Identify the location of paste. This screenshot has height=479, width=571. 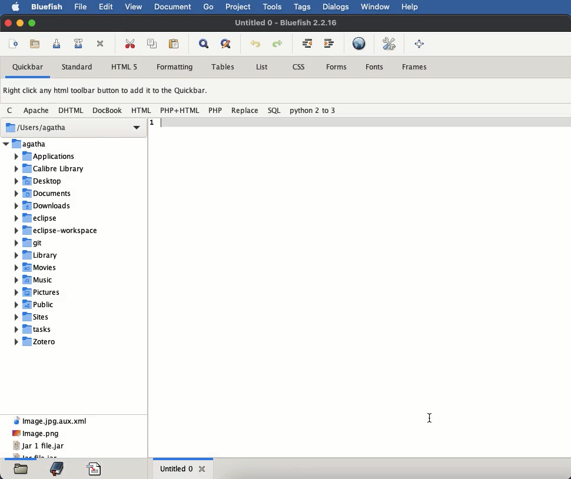
(174, 45).